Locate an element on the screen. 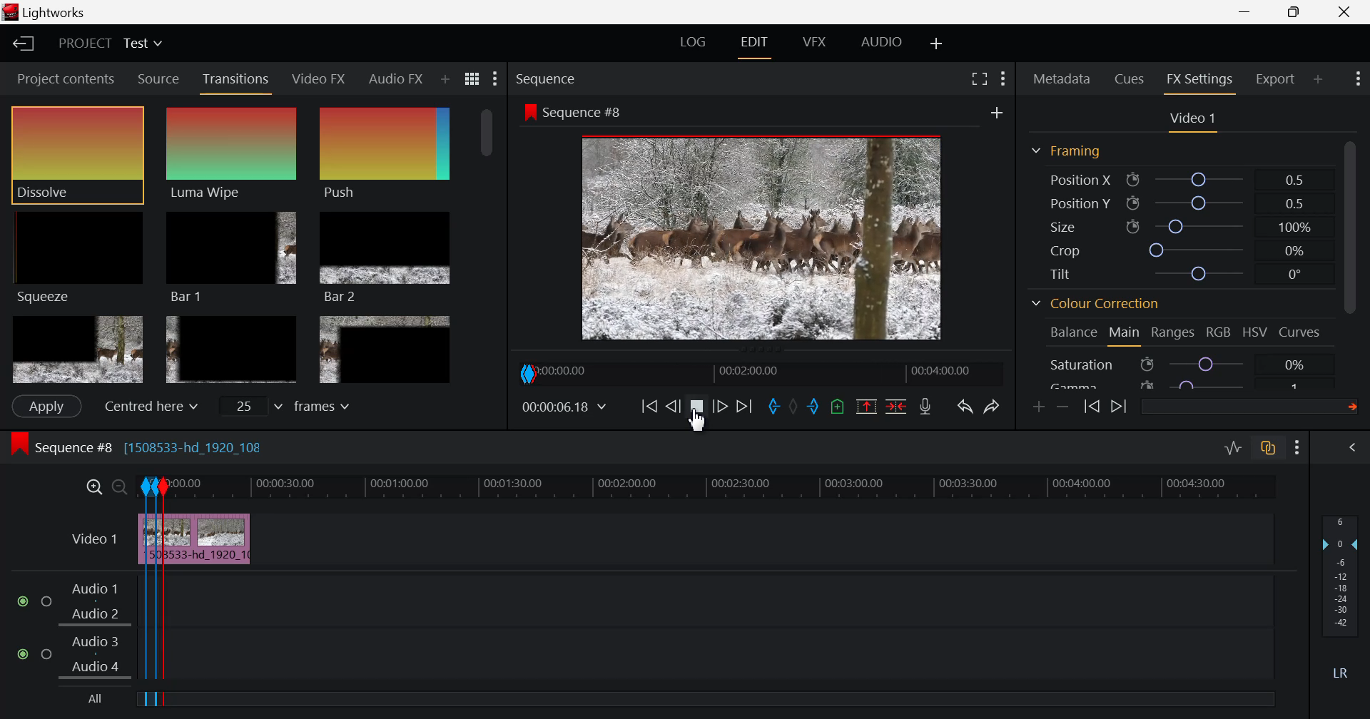 The image size is (1370, 719). VFX is located at coordinates (815, 42).